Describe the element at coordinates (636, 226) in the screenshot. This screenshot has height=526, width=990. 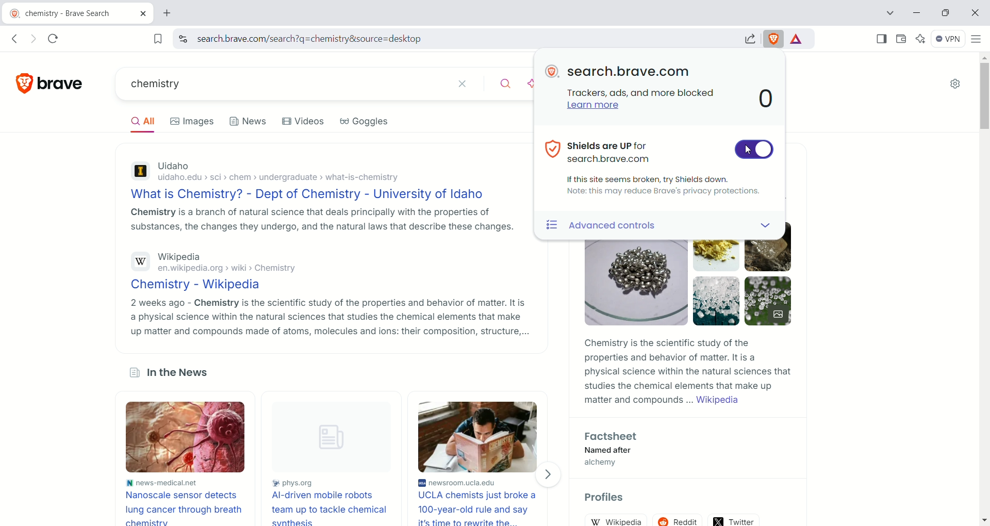
I see `advanced controls` at that location.